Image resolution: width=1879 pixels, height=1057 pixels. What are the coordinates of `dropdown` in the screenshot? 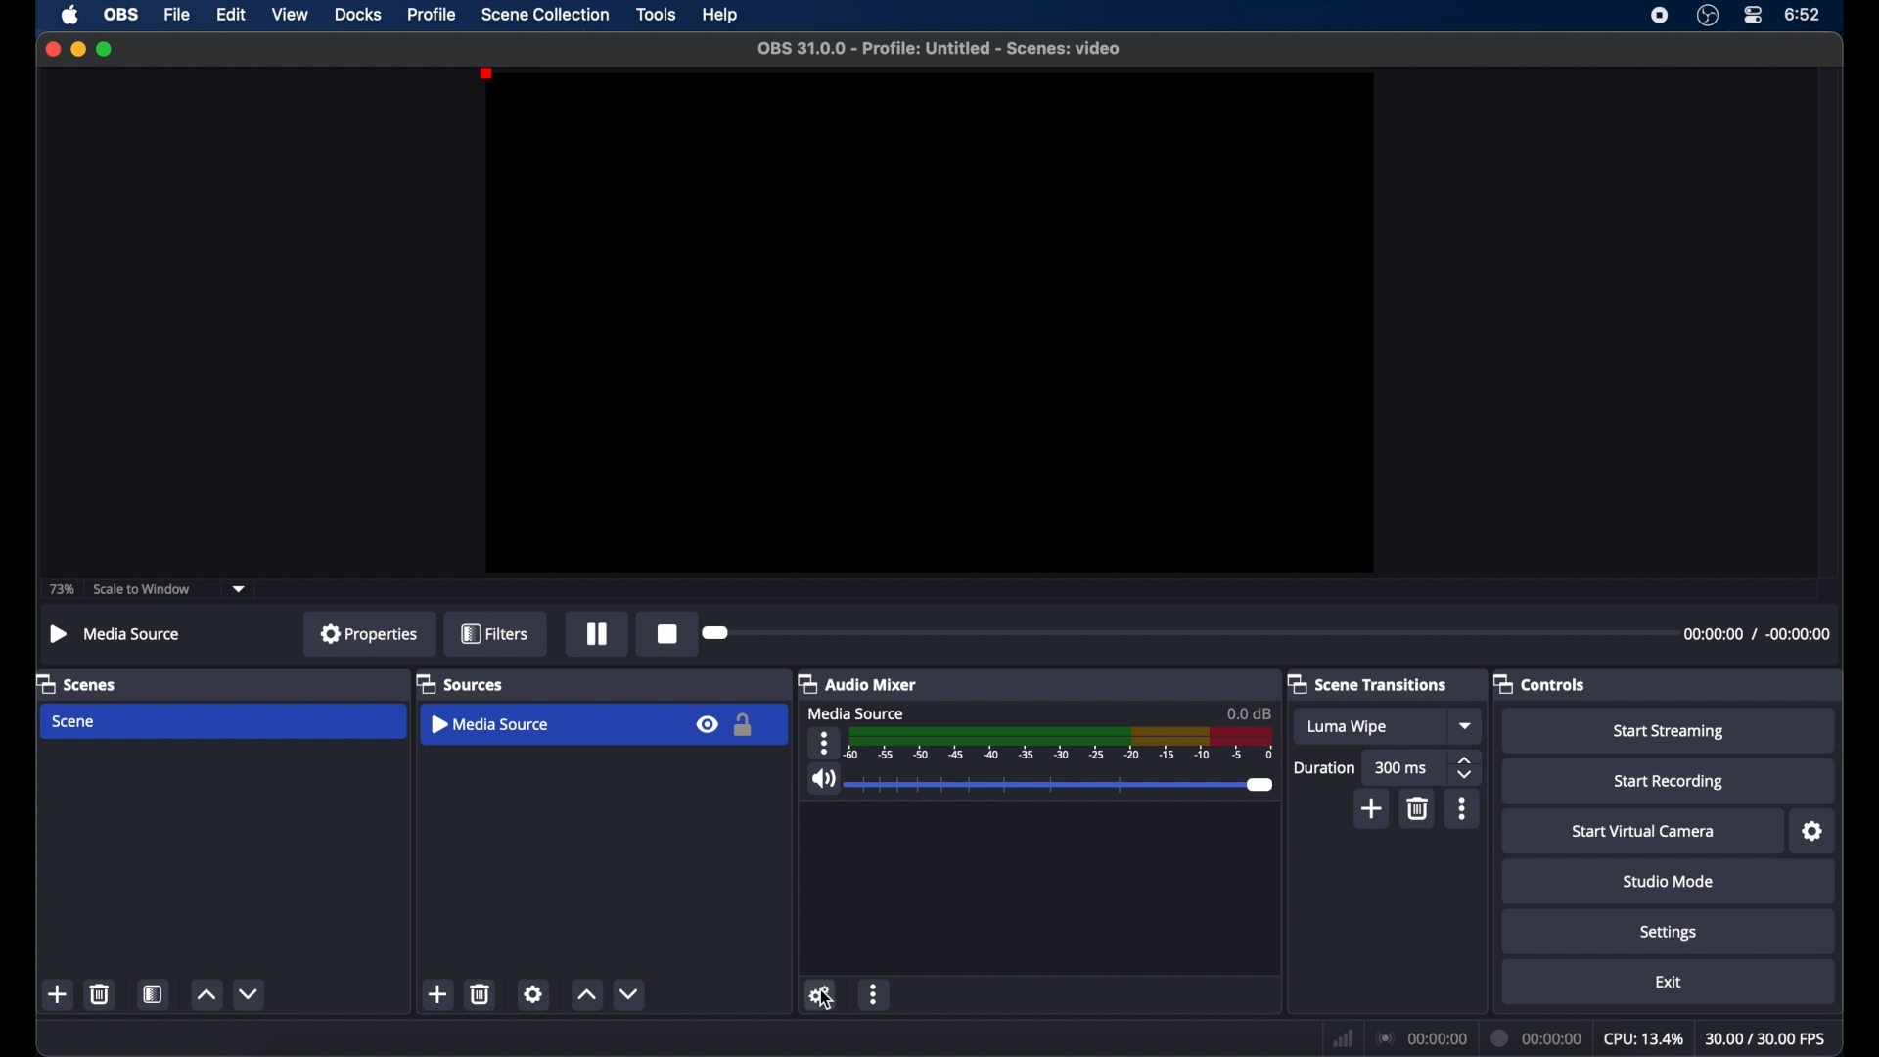 It's located at (242, 589).